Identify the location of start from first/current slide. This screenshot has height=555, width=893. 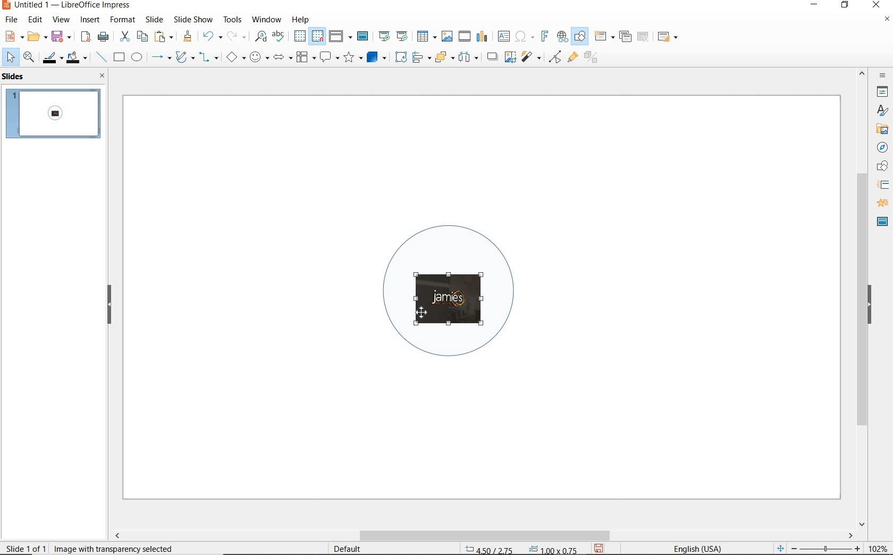
(393, 35).